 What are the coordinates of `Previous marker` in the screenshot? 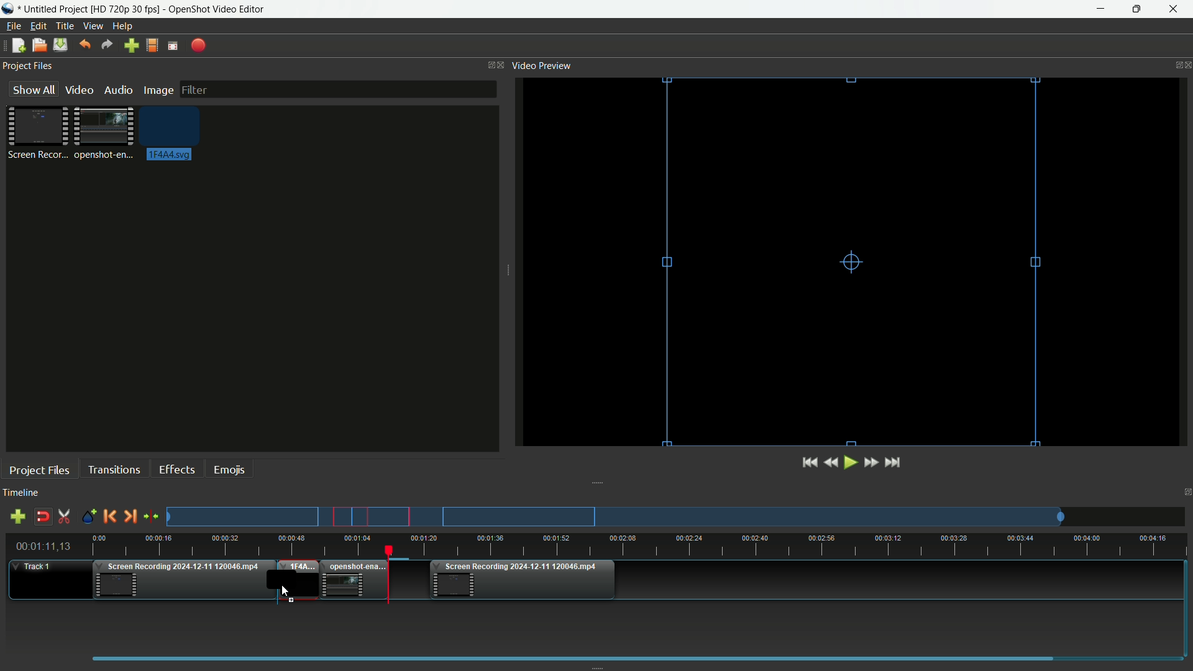 It's located at (109, 516).